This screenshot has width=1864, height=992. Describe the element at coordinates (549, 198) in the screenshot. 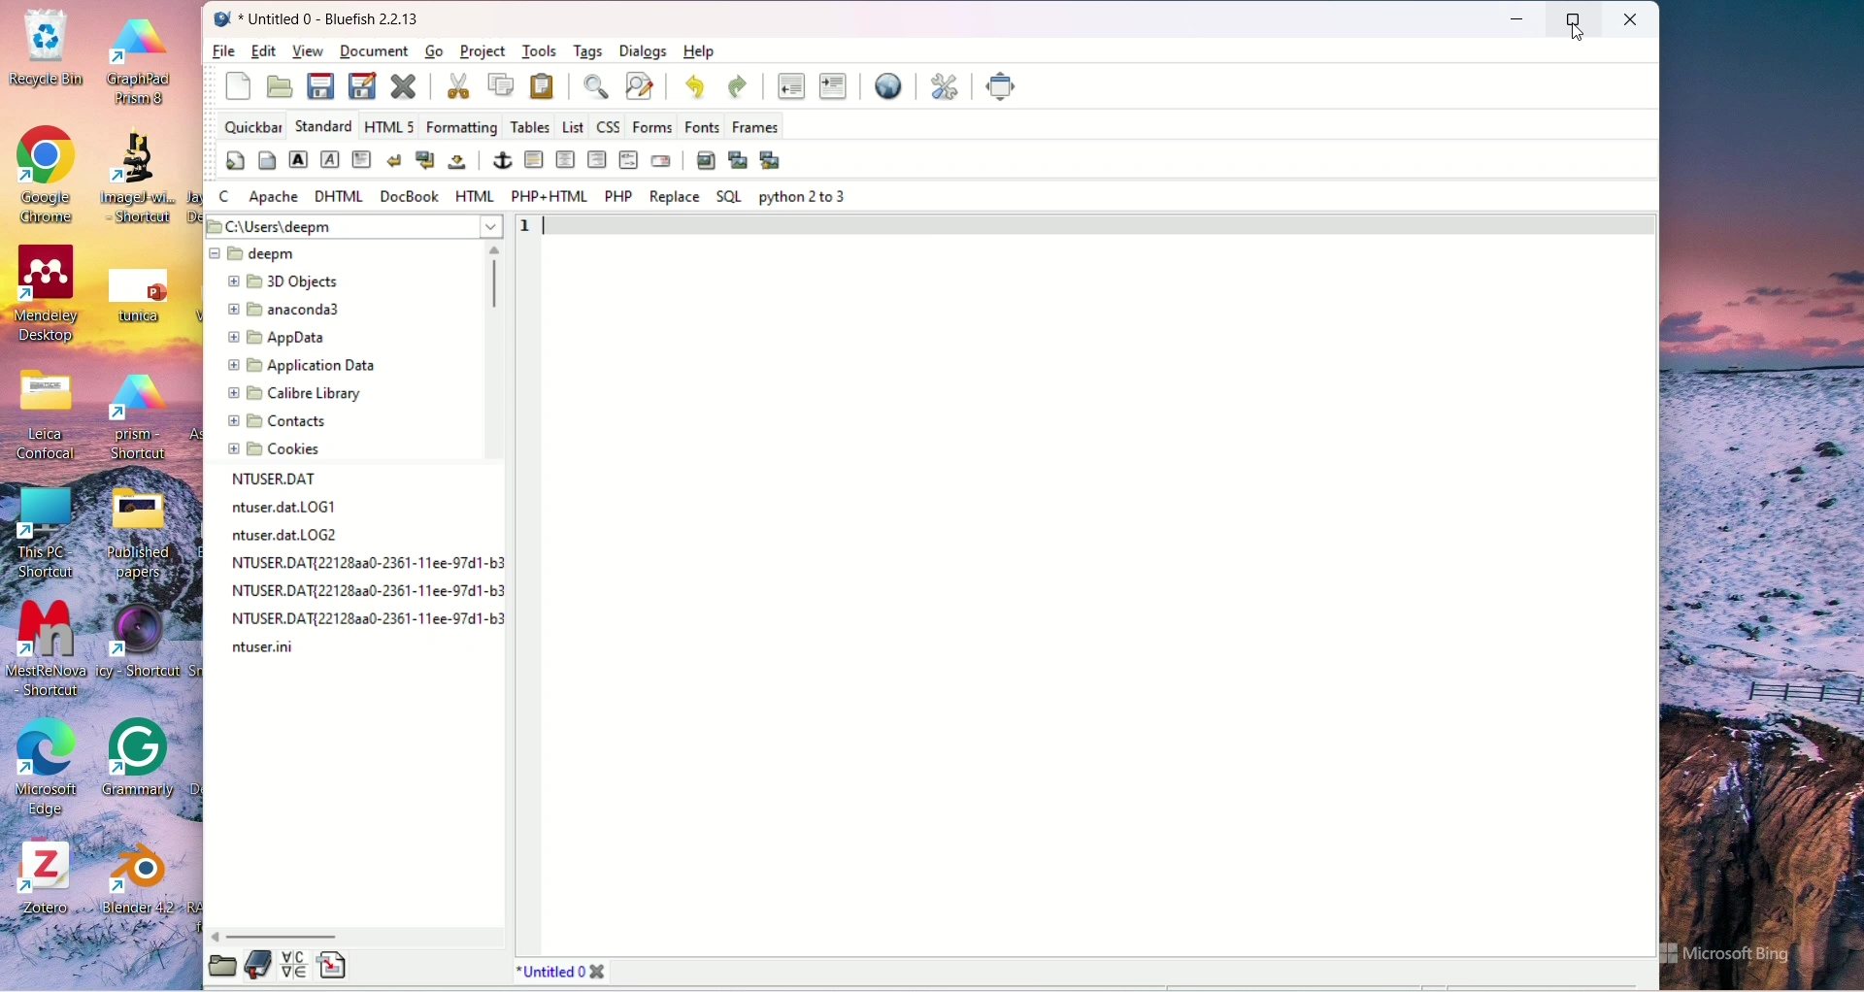

I see `PHP+HTML` at that location.